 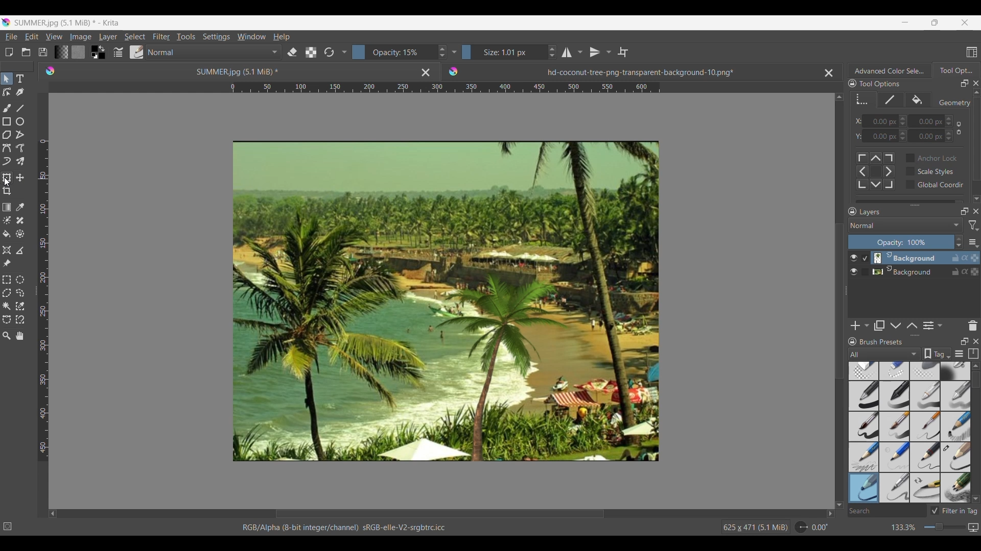 What do you see at coordinates (973, 325) in the screenshot?
I see `Delete layer/mask` at bounding box center [973, 325].